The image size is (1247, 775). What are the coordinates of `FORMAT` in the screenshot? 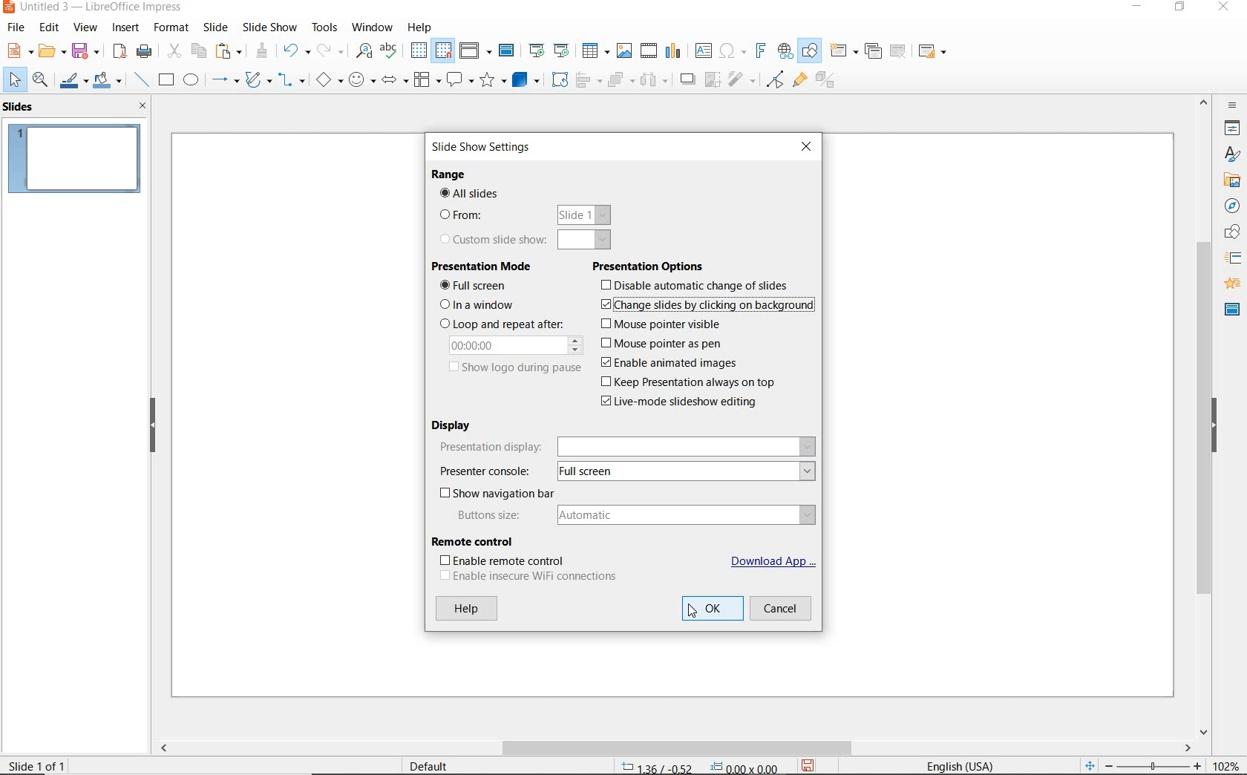 It's located at (172, 27).